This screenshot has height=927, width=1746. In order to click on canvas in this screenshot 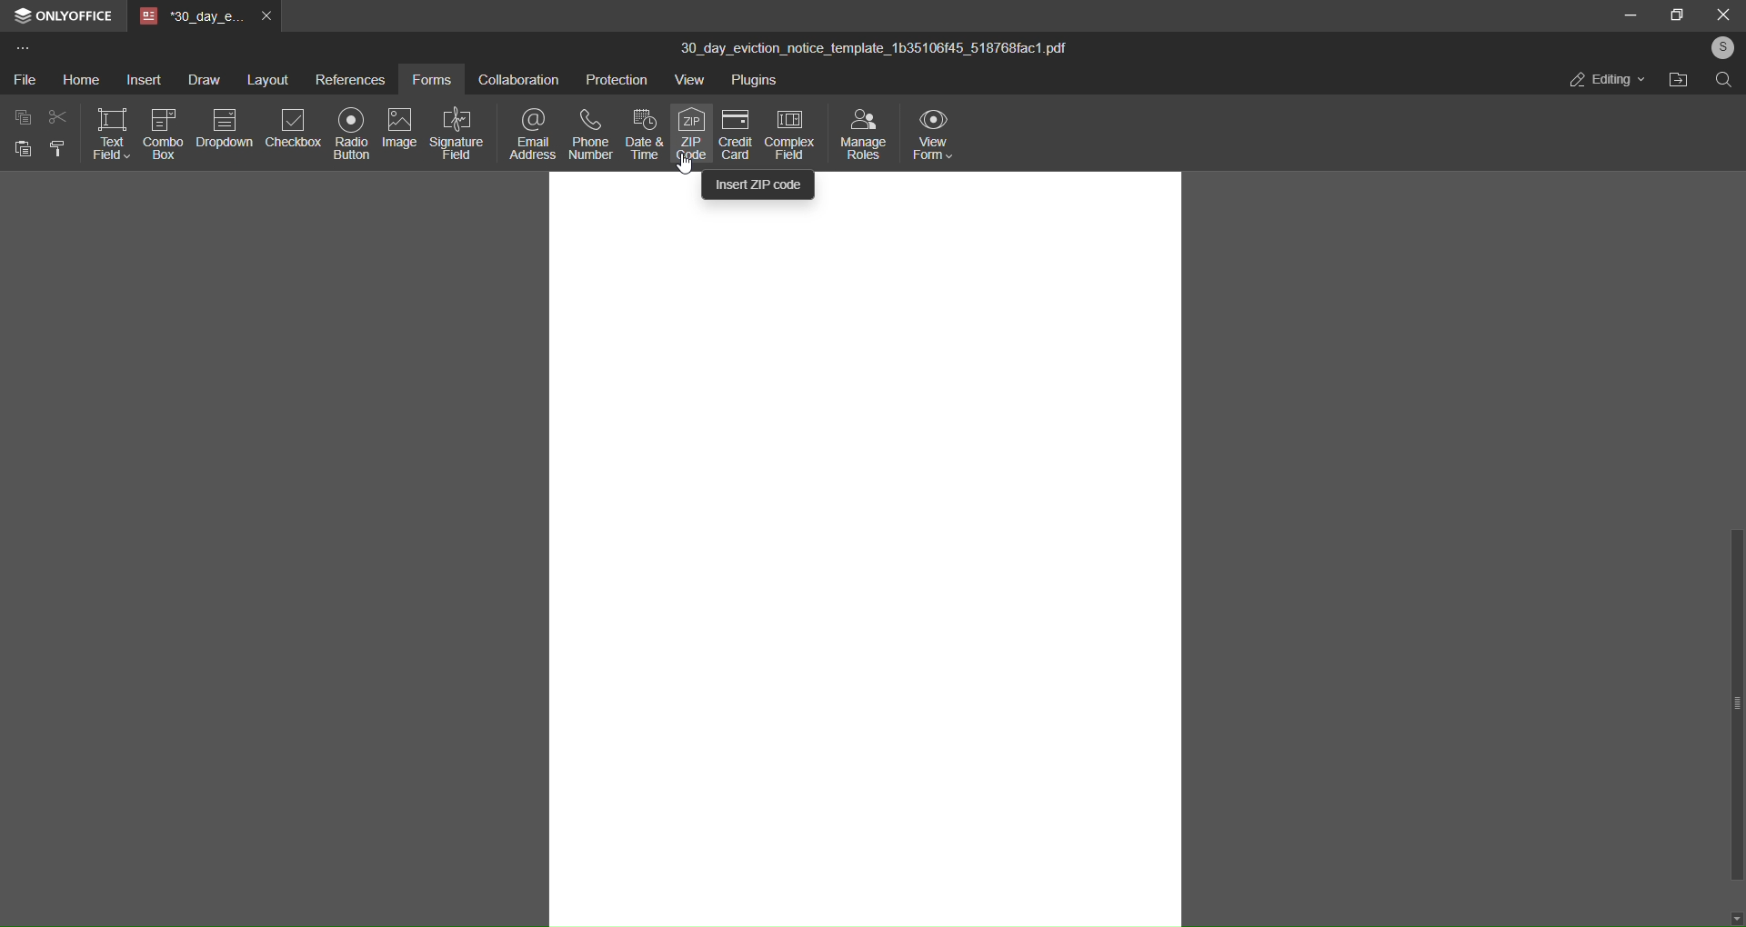, I will do `click(866, 564)`.